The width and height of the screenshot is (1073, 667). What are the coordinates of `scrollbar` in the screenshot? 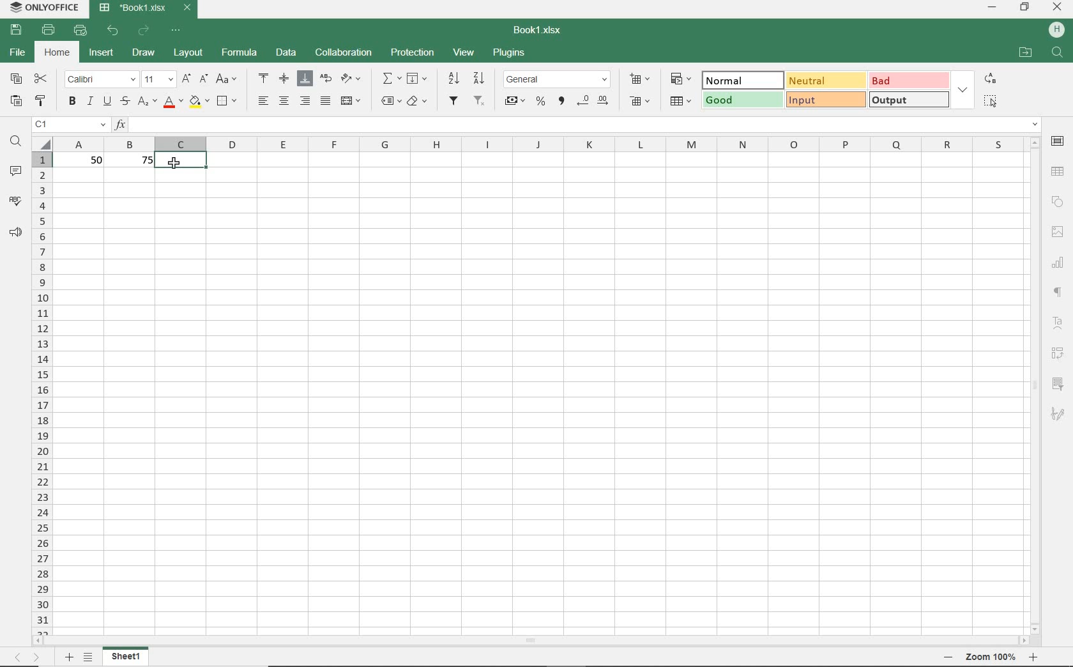 It's located at (1037, 385).